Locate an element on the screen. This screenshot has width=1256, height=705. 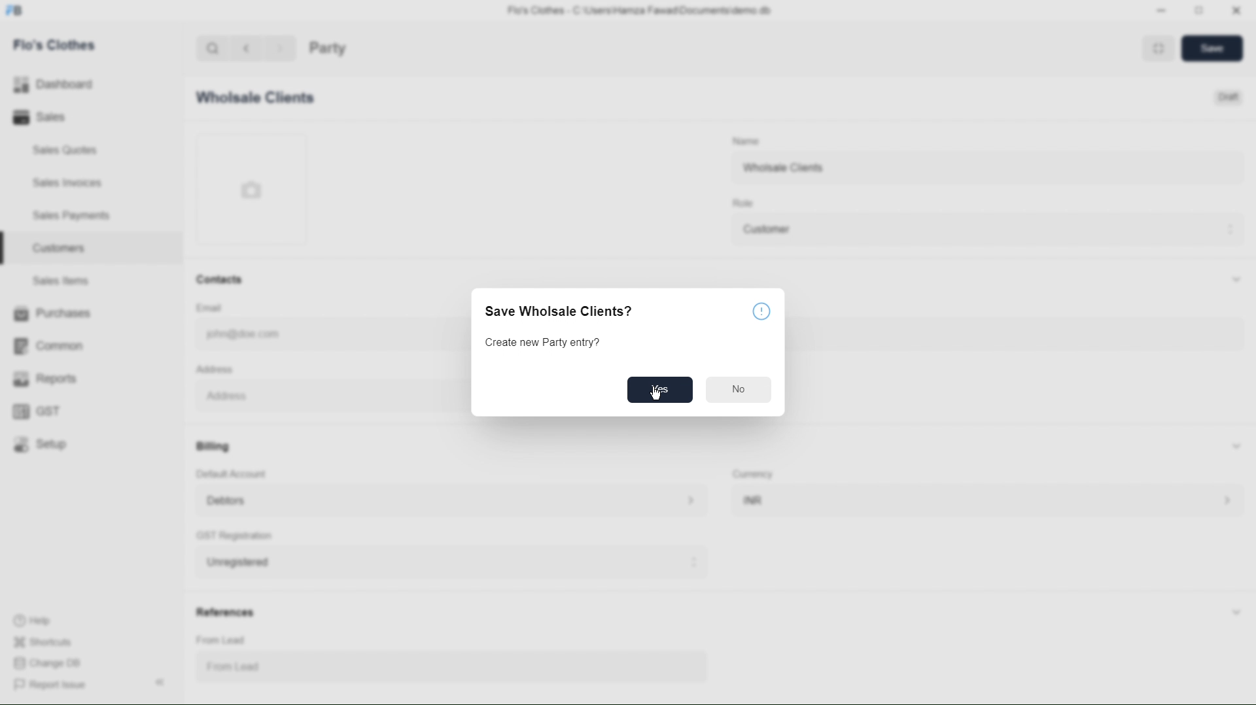
CURSOR is located at coordinates (660, 398).